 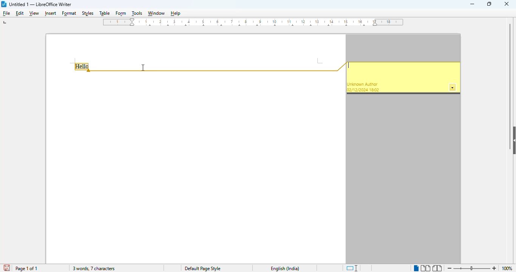 What do you see at coordinates (7, 14) in the screenshot?
I see `file` at bounding box center [7, 14].